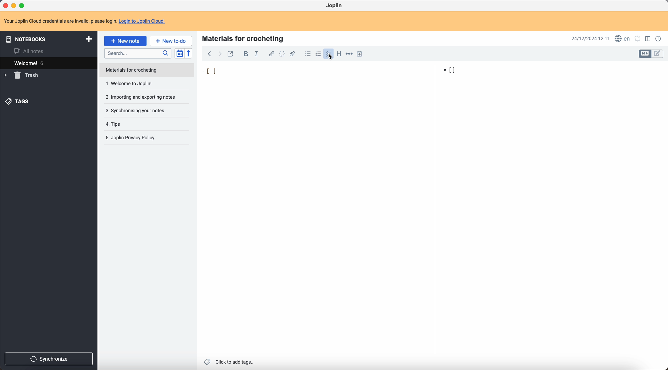 The width and height of the screenshot is (668, 370). I want to click on all notes, so click(31, 51).